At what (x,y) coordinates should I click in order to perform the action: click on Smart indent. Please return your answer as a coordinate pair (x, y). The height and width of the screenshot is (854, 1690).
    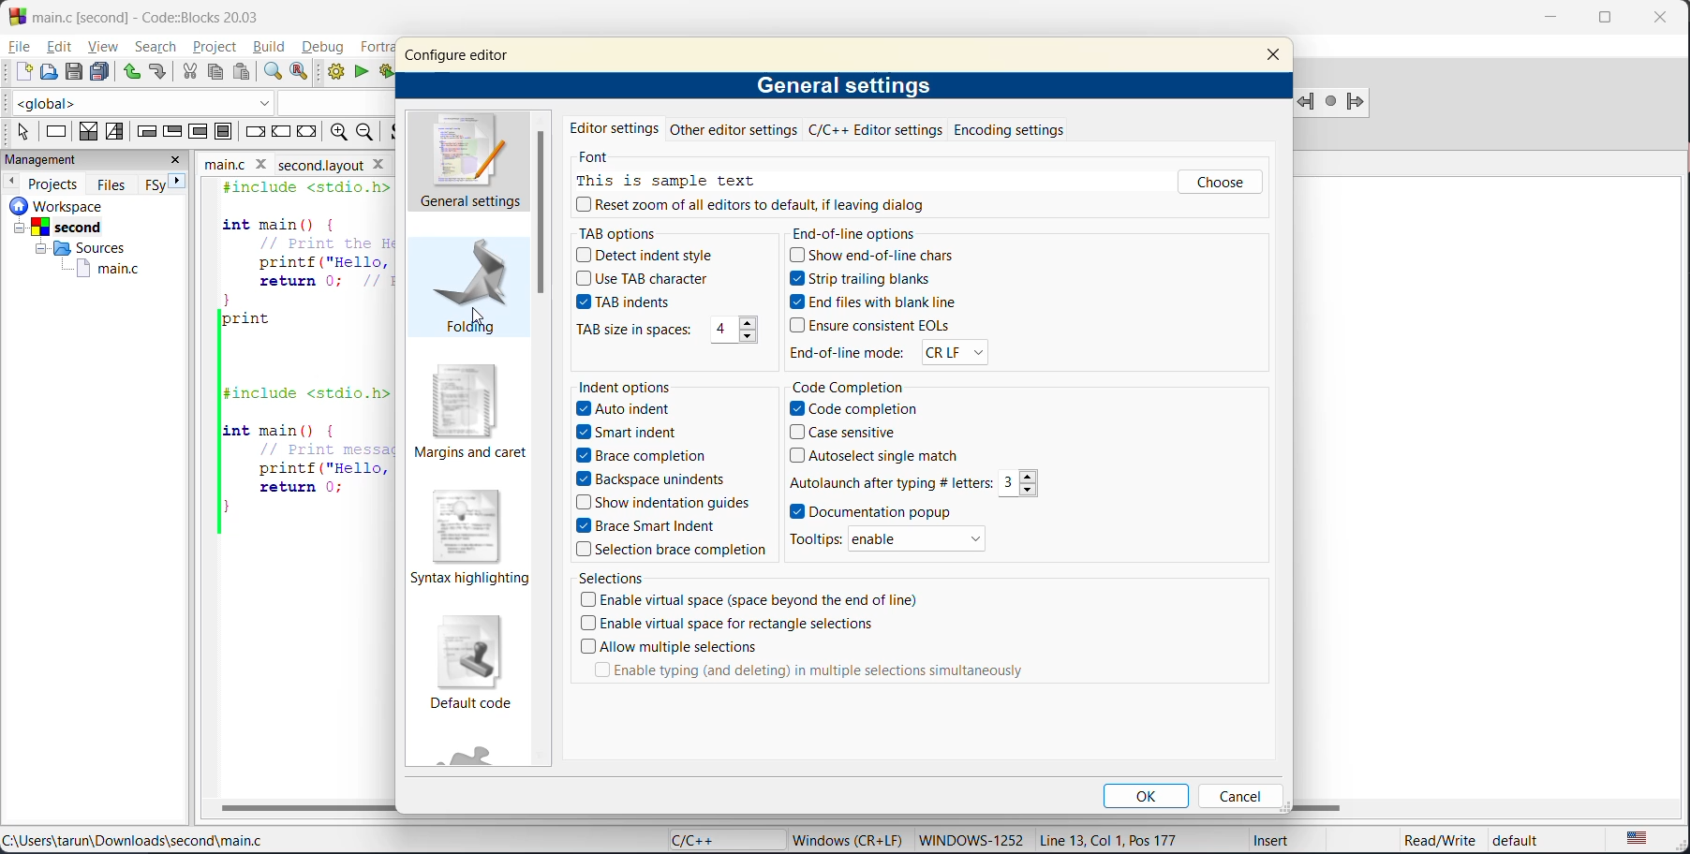
    Looking at the image, I should click on (628, 431).